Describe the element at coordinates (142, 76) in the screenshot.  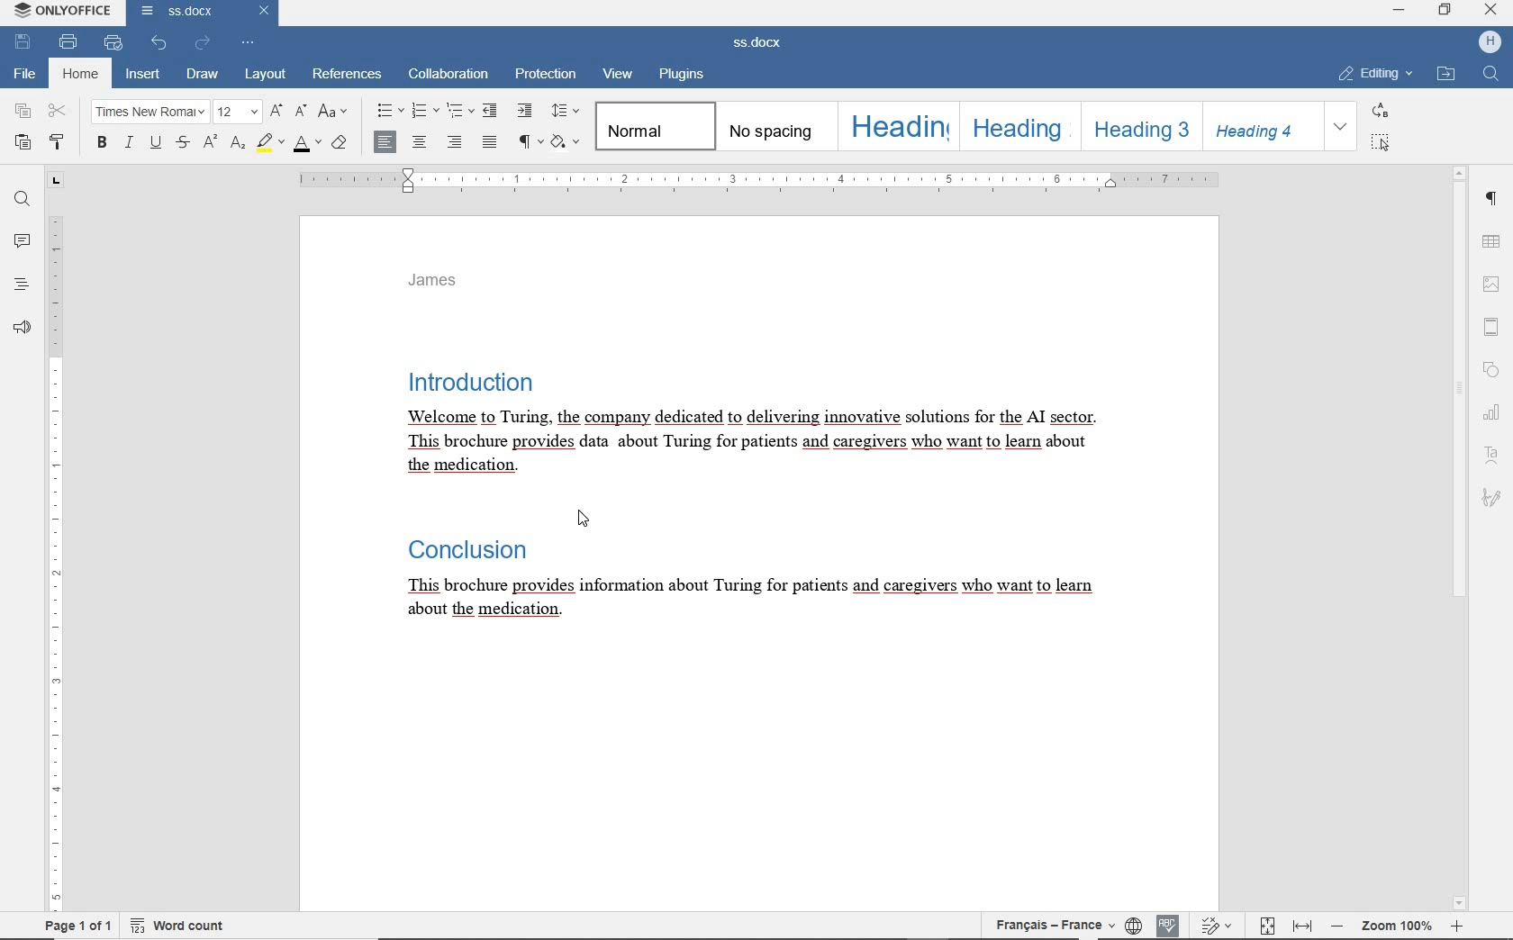
I see `INSERT` at that location.